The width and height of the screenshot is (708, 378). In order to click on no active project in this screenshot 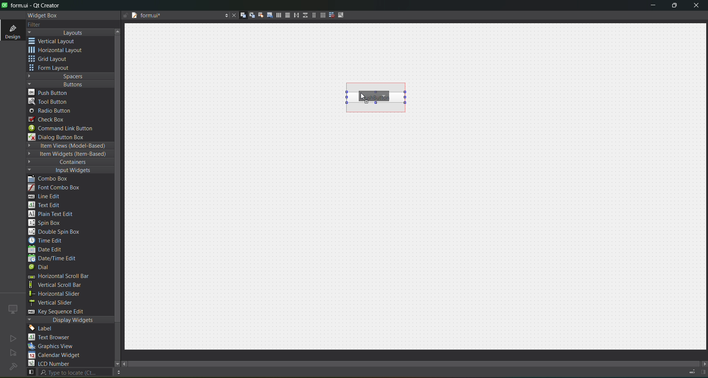, I will do `click(13, 353)`.